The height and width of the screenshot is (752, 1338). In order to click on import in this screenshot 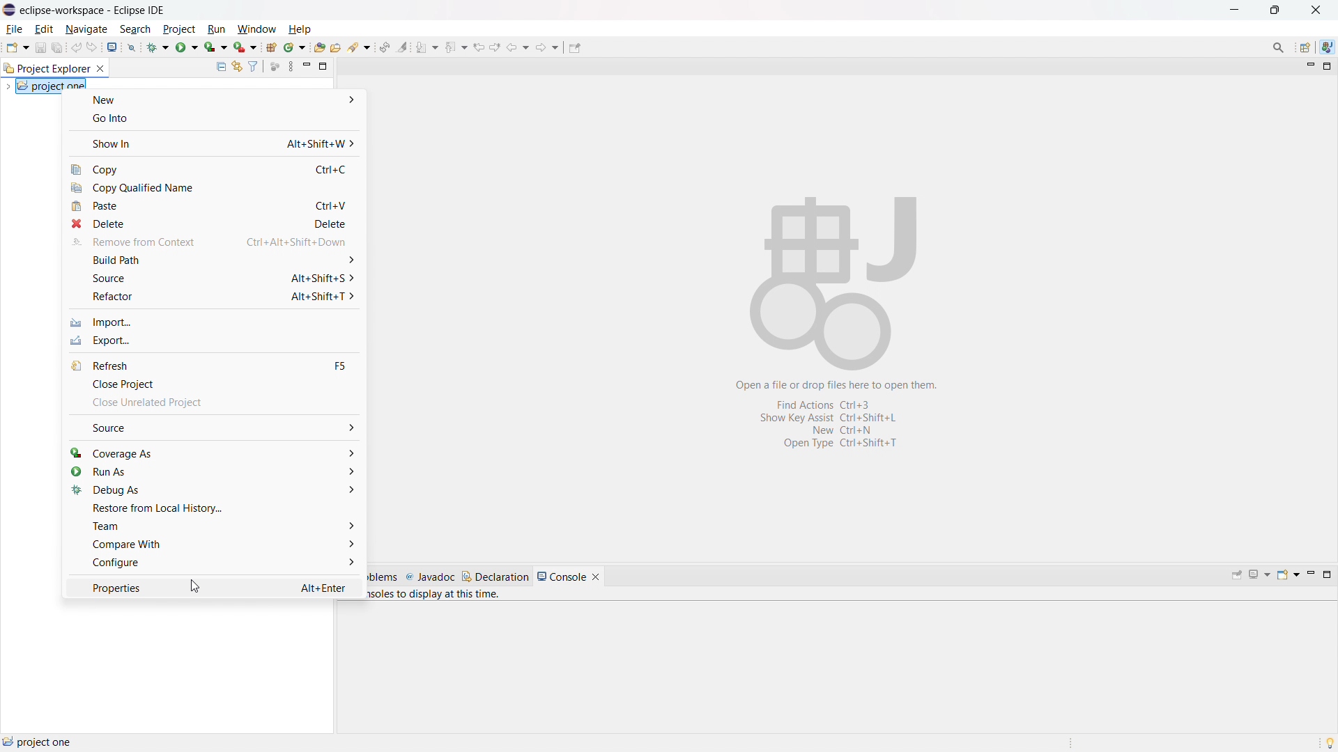, I will do `click(213, 322)`.